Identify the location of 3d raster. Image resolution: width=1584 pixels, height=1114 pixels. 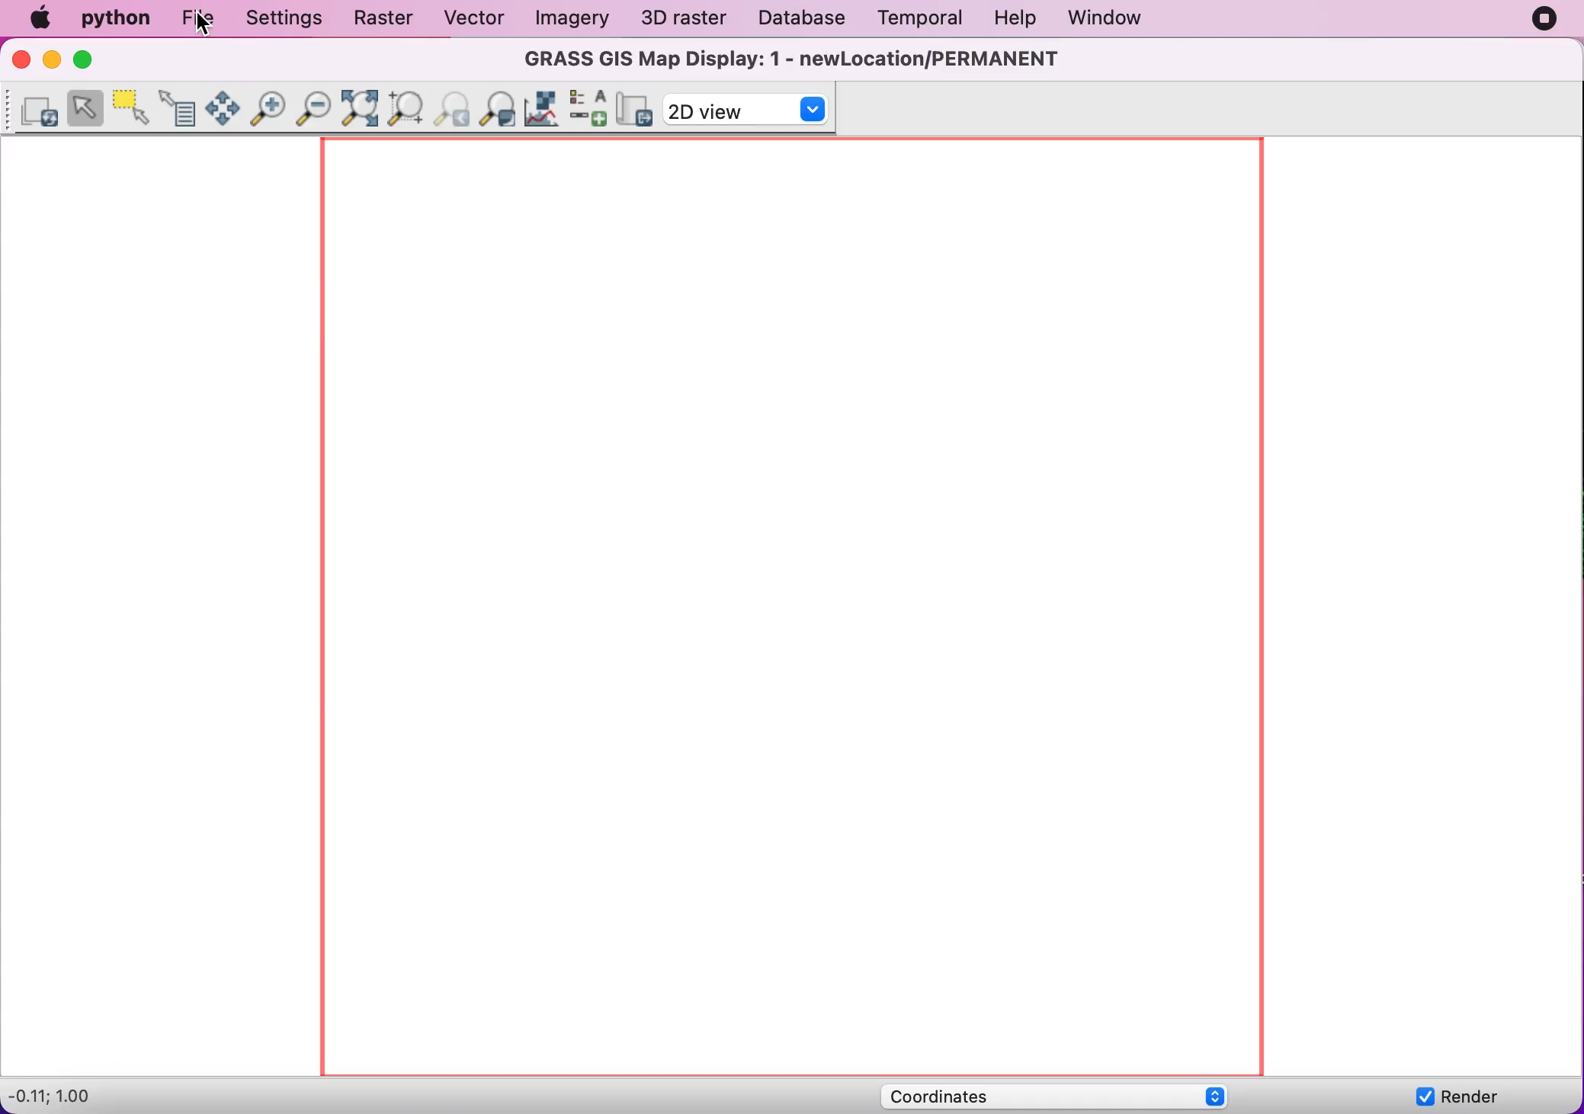
(685, 18).